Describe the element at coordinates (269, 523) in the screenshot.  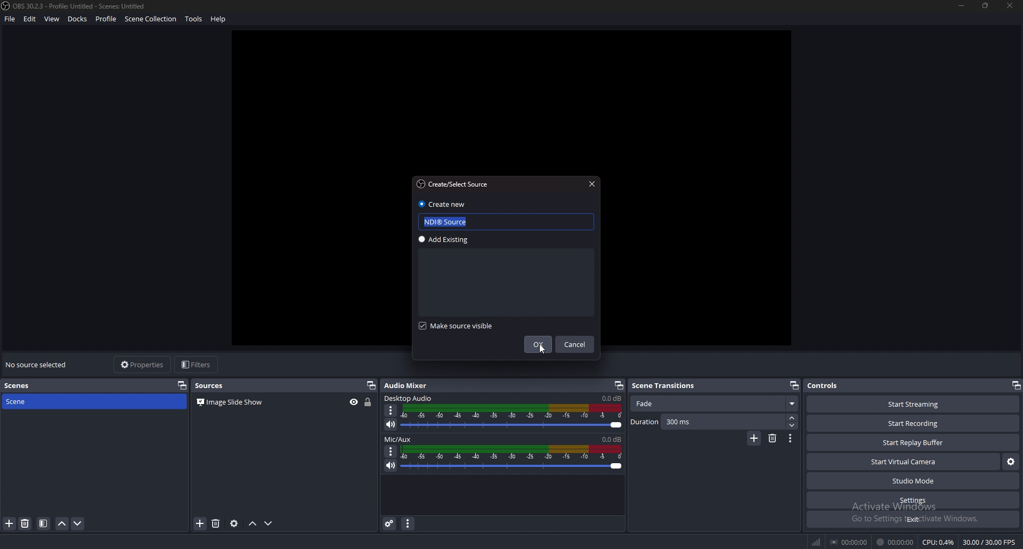
I see `move source down` at that location.